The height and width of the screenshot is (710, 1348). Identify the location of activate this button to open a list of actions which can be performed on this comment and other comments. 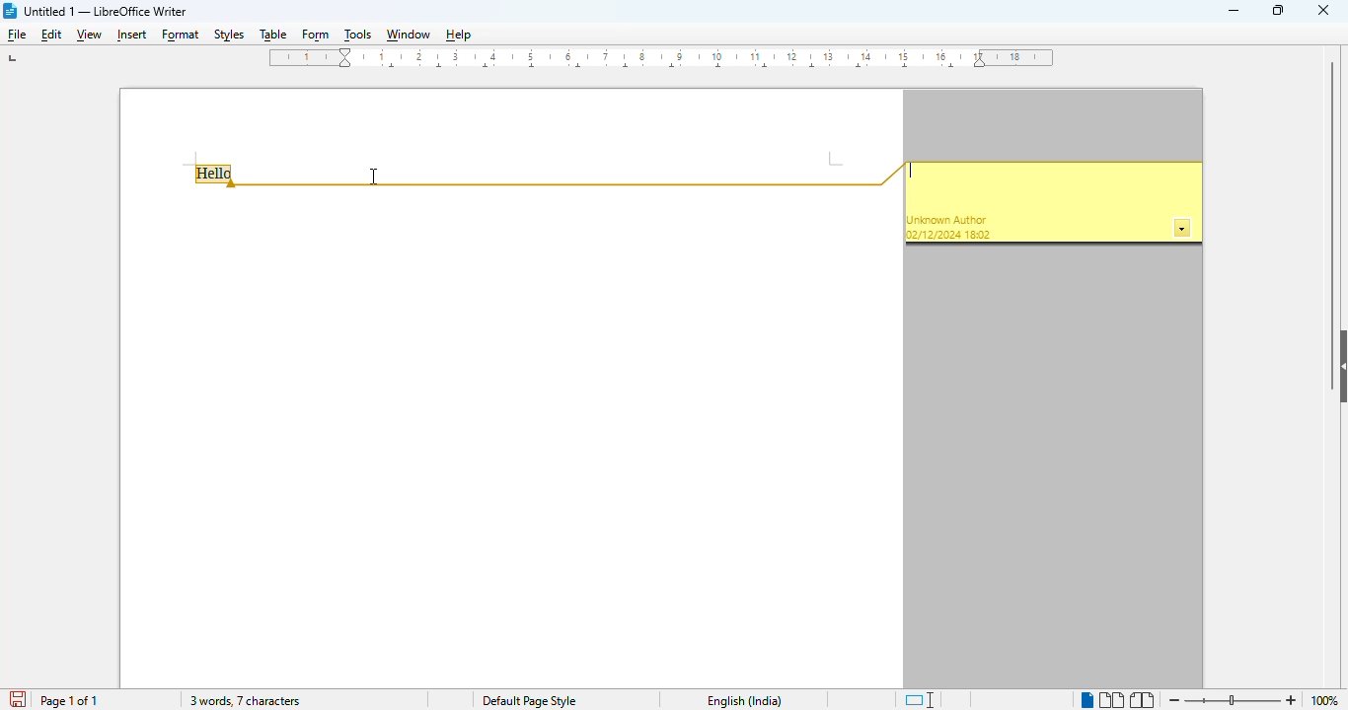
(1183, 229).